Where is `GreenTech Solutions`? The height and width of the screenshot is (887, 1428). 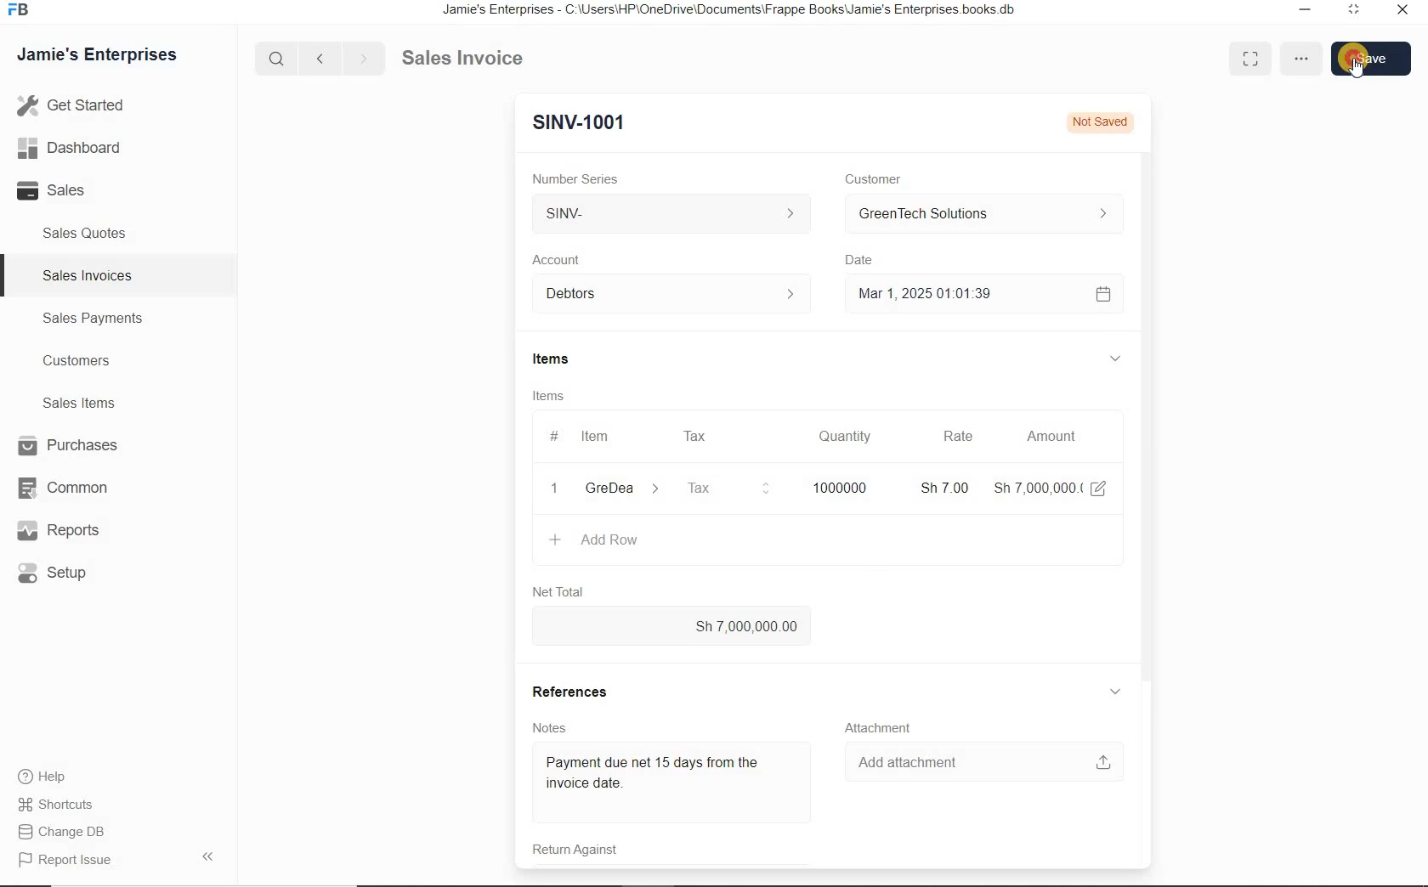 GreenTech Solutions is located at coordinates (976, 215).